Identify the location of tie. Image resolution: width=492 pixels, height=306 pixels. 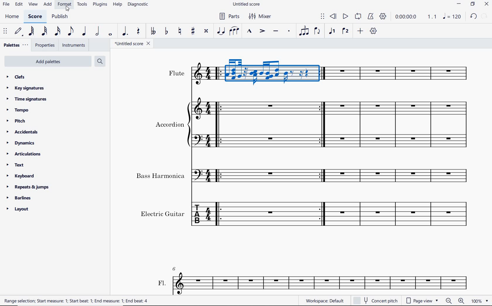
(221, 31).